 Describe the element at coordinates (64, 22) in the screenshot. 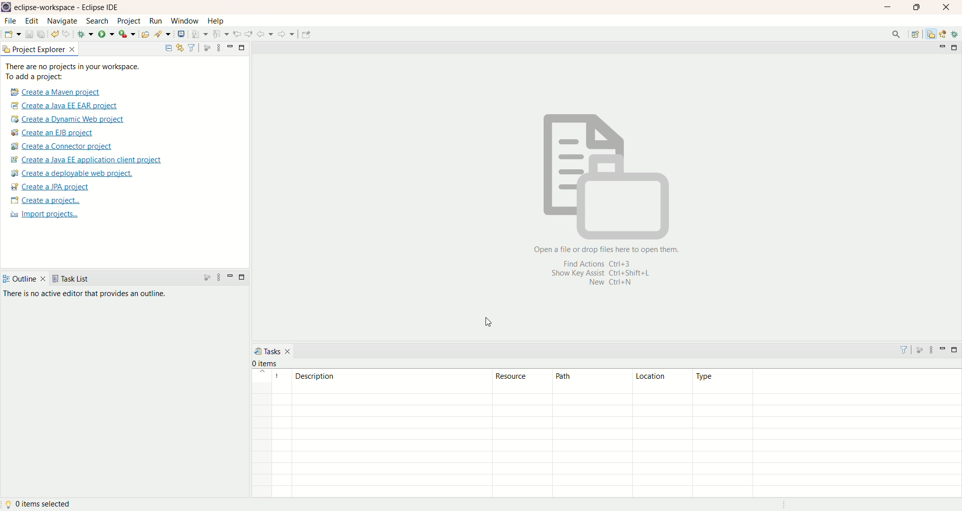

I see `navigate` at that location.